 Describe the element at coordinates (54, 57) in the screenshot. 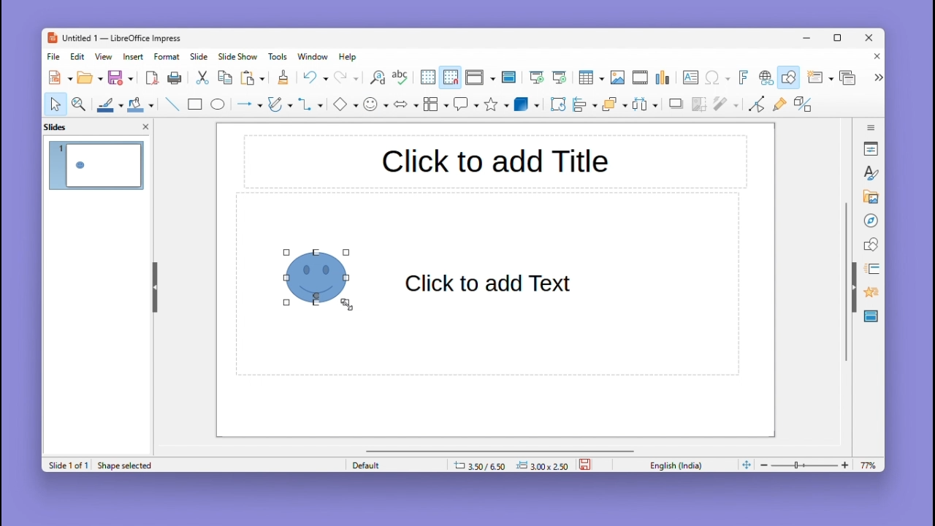

I see `File` at that location.